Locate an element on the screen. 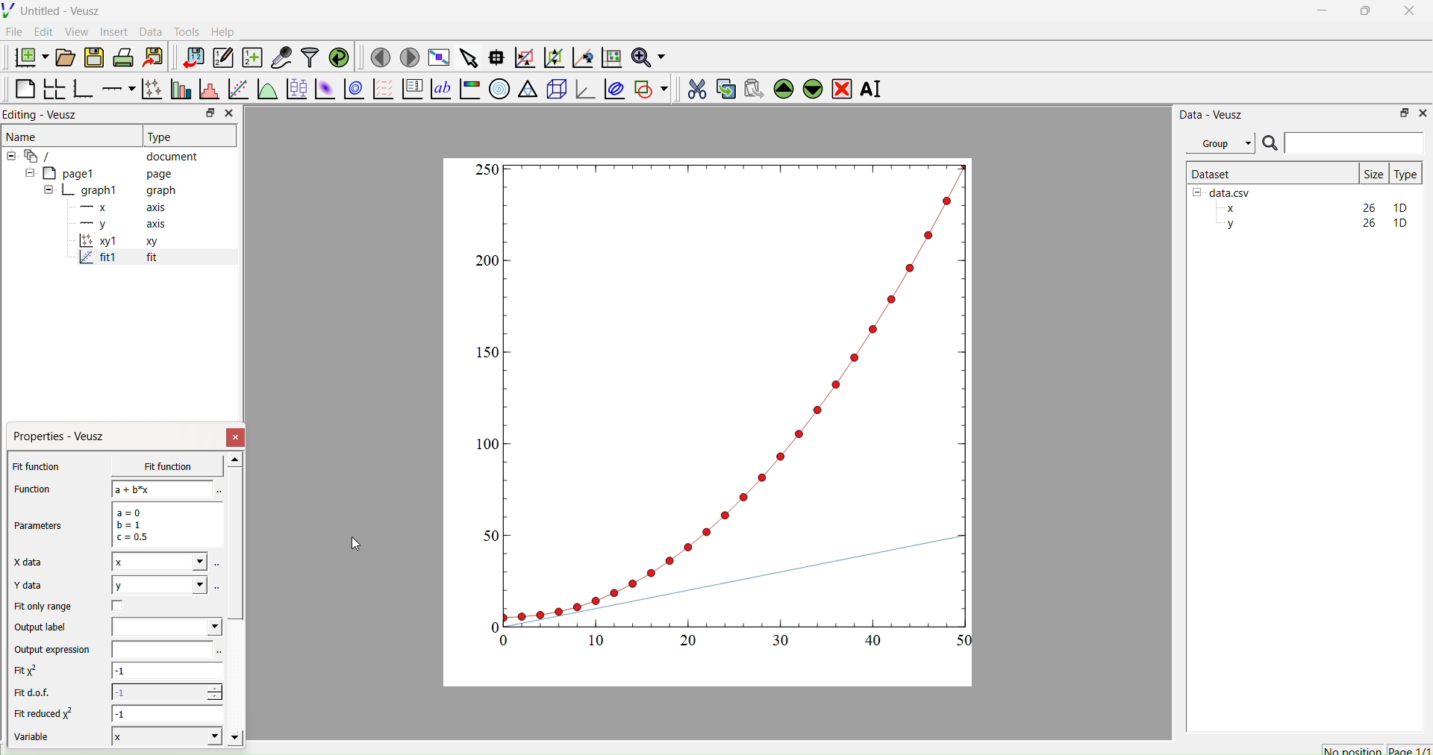  y is located at coordinates (158, 585).